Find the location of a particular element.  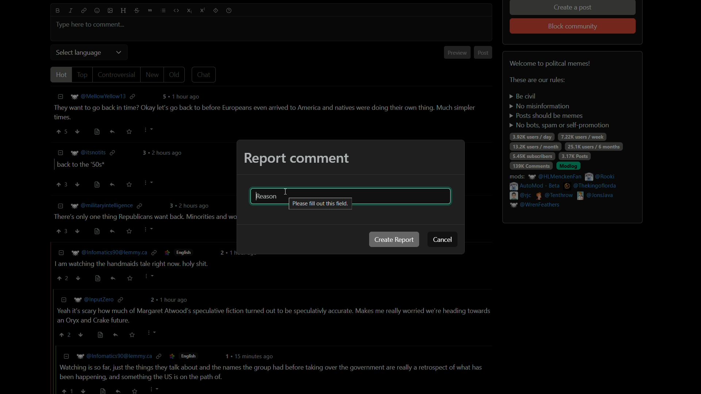

upvote is located at coordinates (62, 184).